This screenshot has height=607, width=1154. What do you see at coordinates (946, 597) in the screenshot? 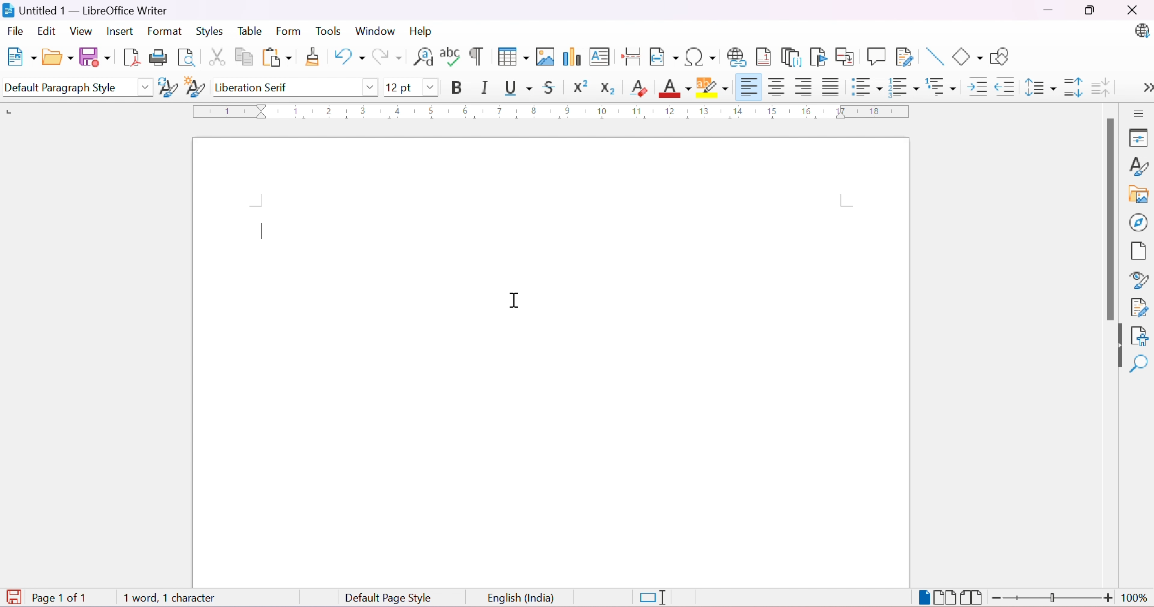
I see `Multiple-page View` at bounding box center [946, 597].